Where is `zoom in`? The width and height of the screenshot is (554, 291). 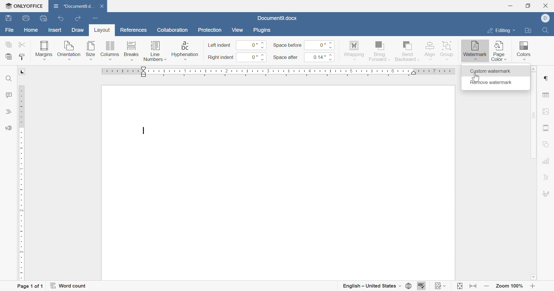 zoom in is located at coordinates (533, 287).